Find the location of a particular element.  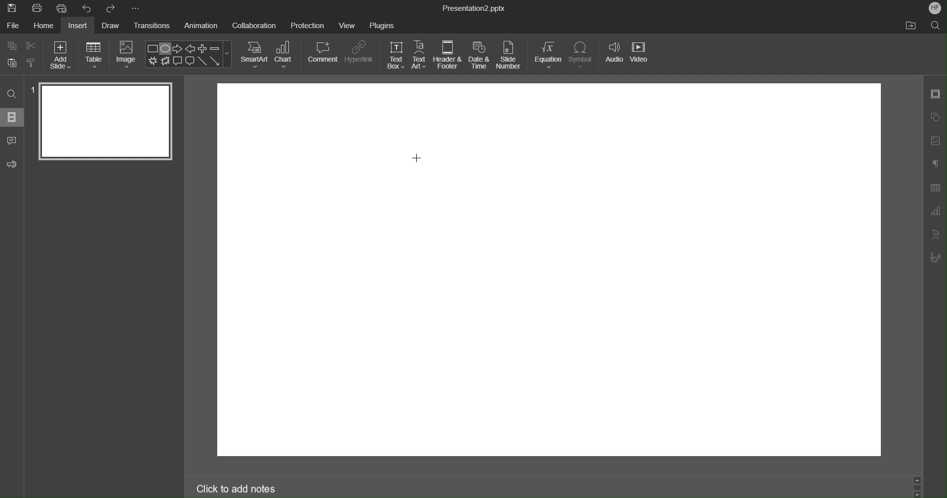

workspace is located at coordinates (547, 116).